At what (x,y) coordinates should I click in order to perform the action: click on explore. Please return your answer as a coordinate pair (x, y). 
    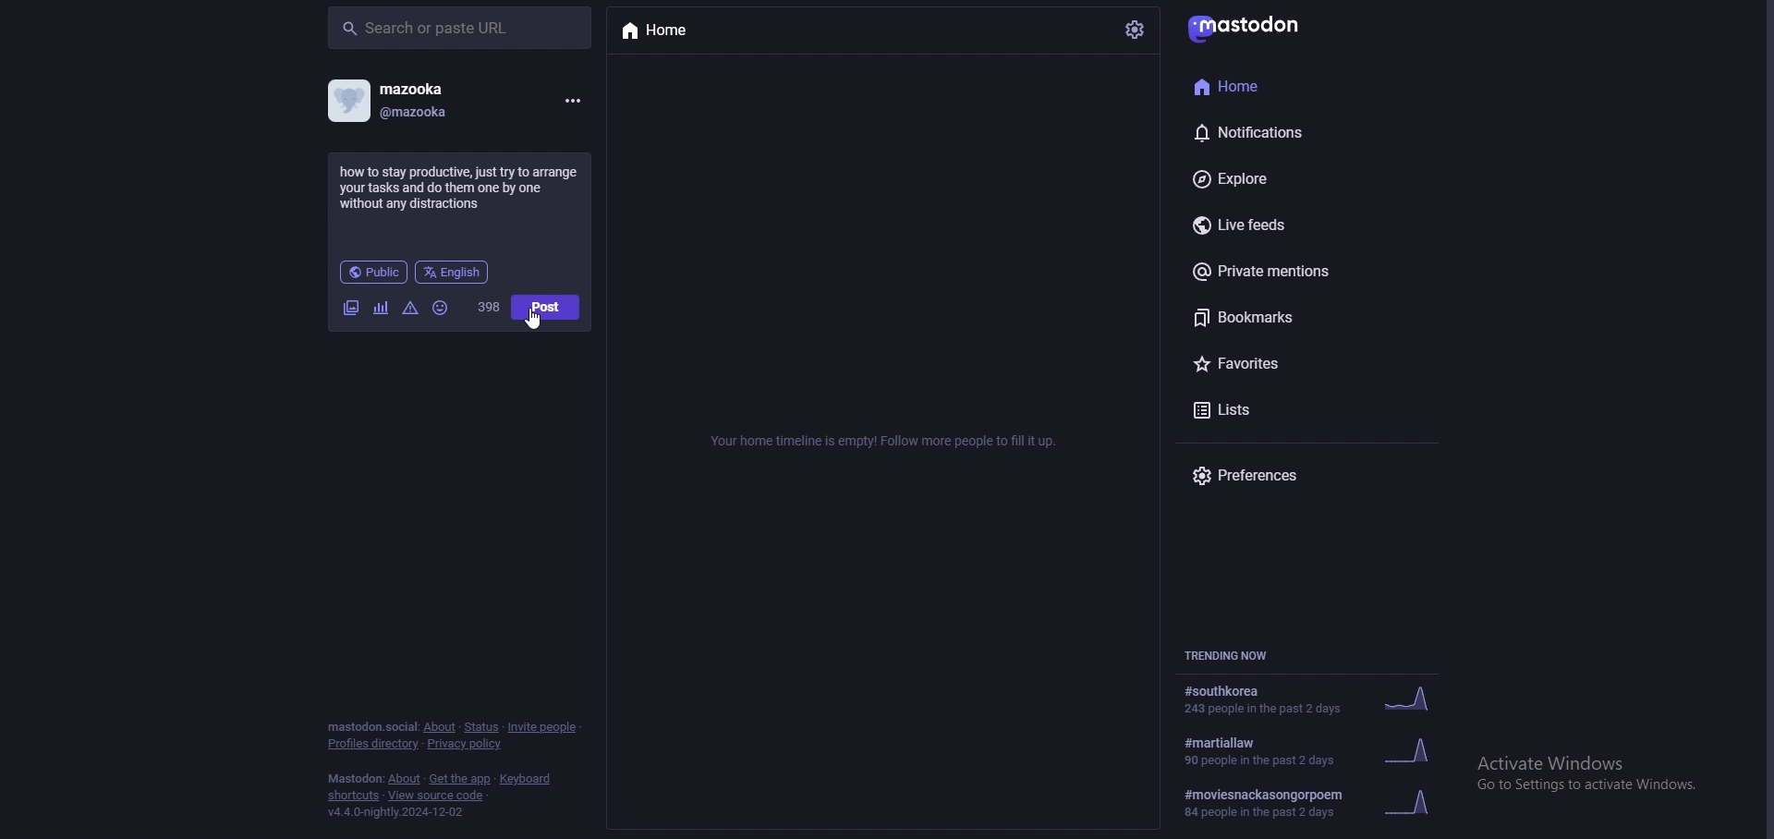
    Looking at the image, I should click on (1282, 177).